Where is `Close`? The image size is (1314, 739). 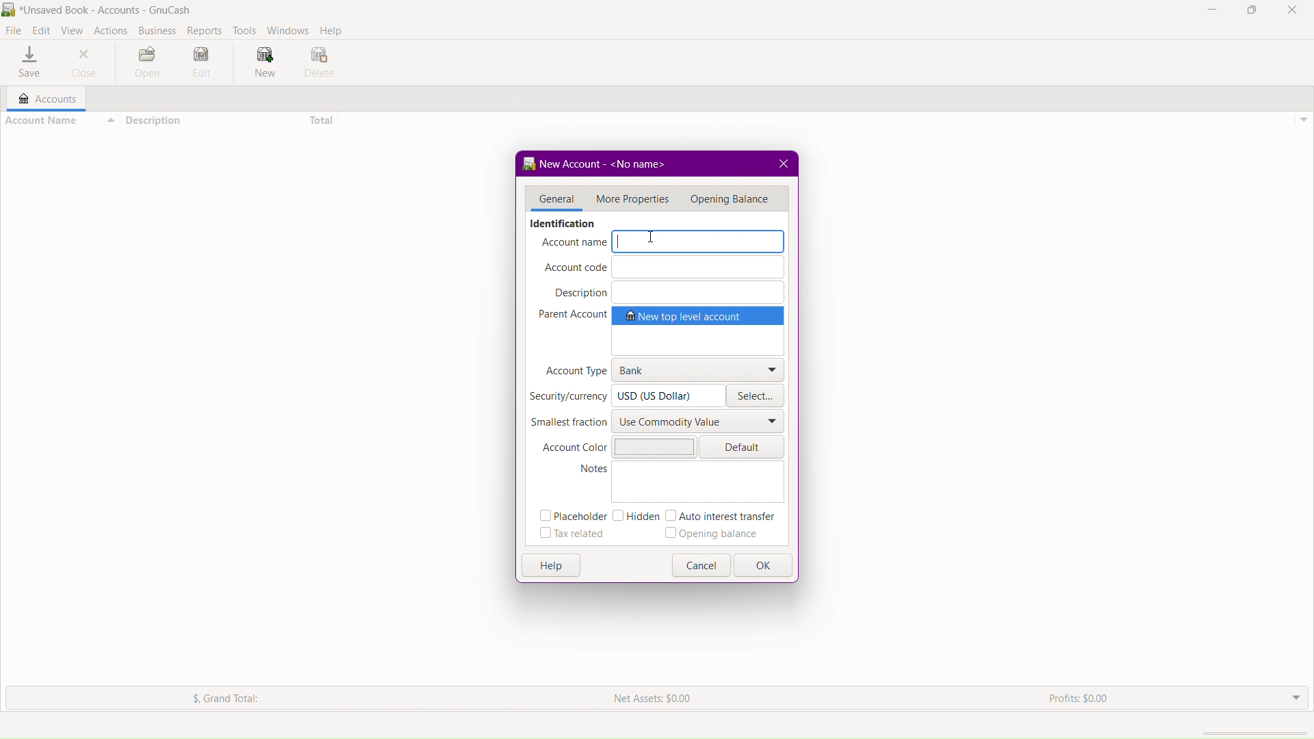 Close is located at coordinates (89, 64).